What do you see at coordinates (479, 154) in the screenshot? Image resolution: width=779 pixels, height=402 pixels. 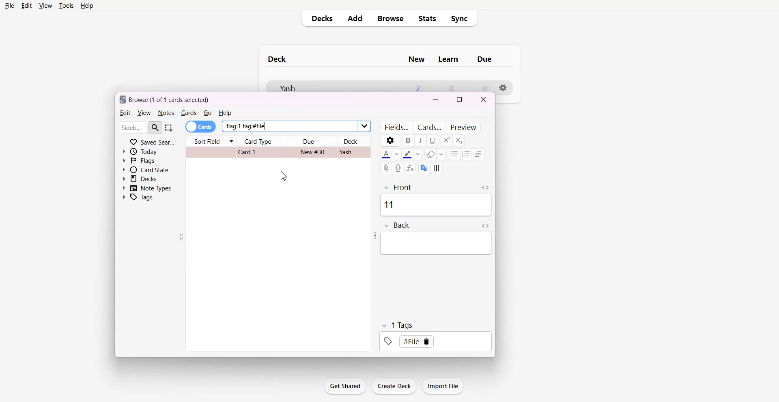 I see `Alignment` at bounding box center [479, 154].